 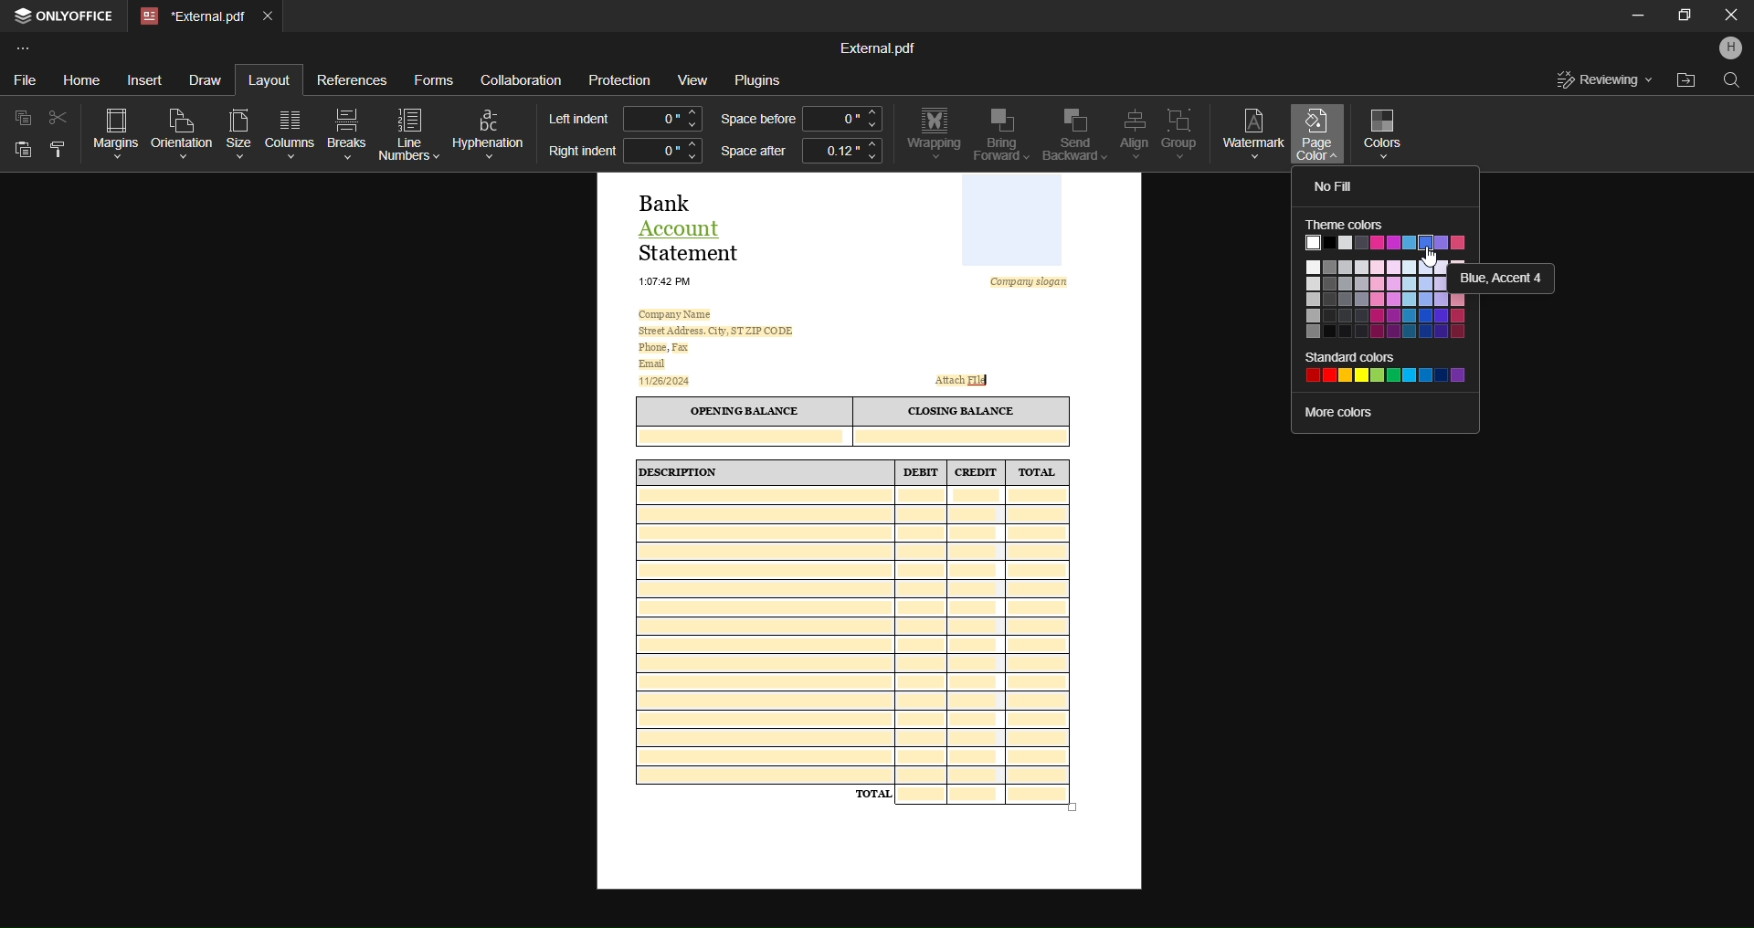 What do you see at coordinates (1730, 17) in the screenshot?
I see `Close` at bounding box center [1730, 17].